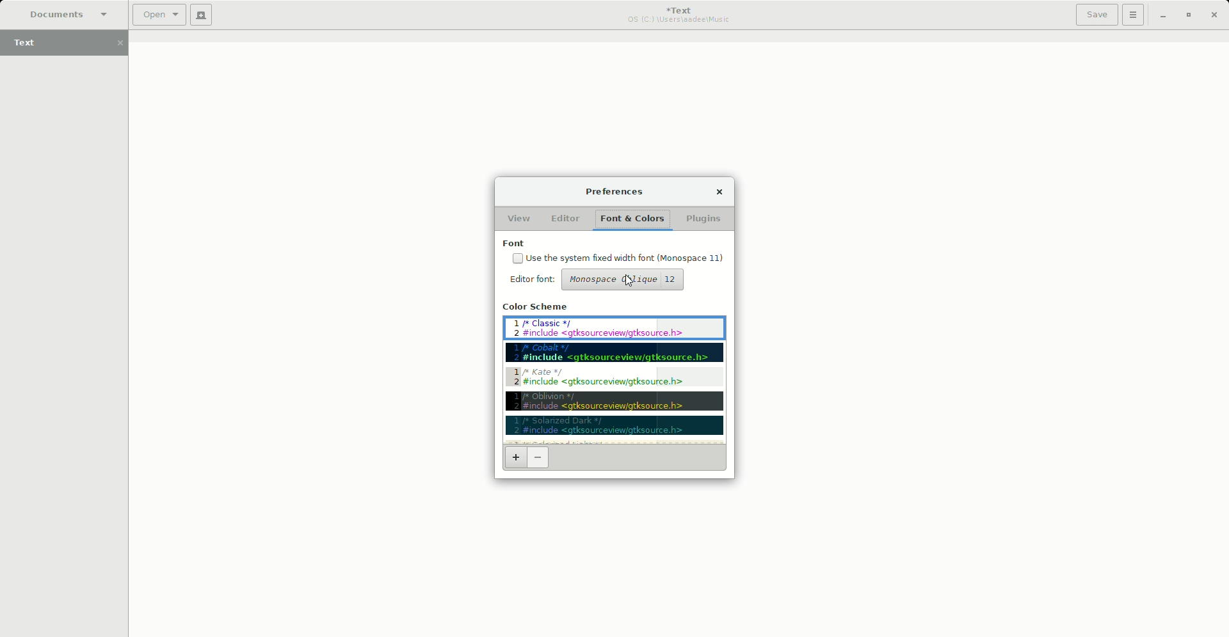 The height and width of the screenshot is (637, 1229). Describe the element at coordinates (536, 308) in the screenshot. I see `Color scheme` at that location.